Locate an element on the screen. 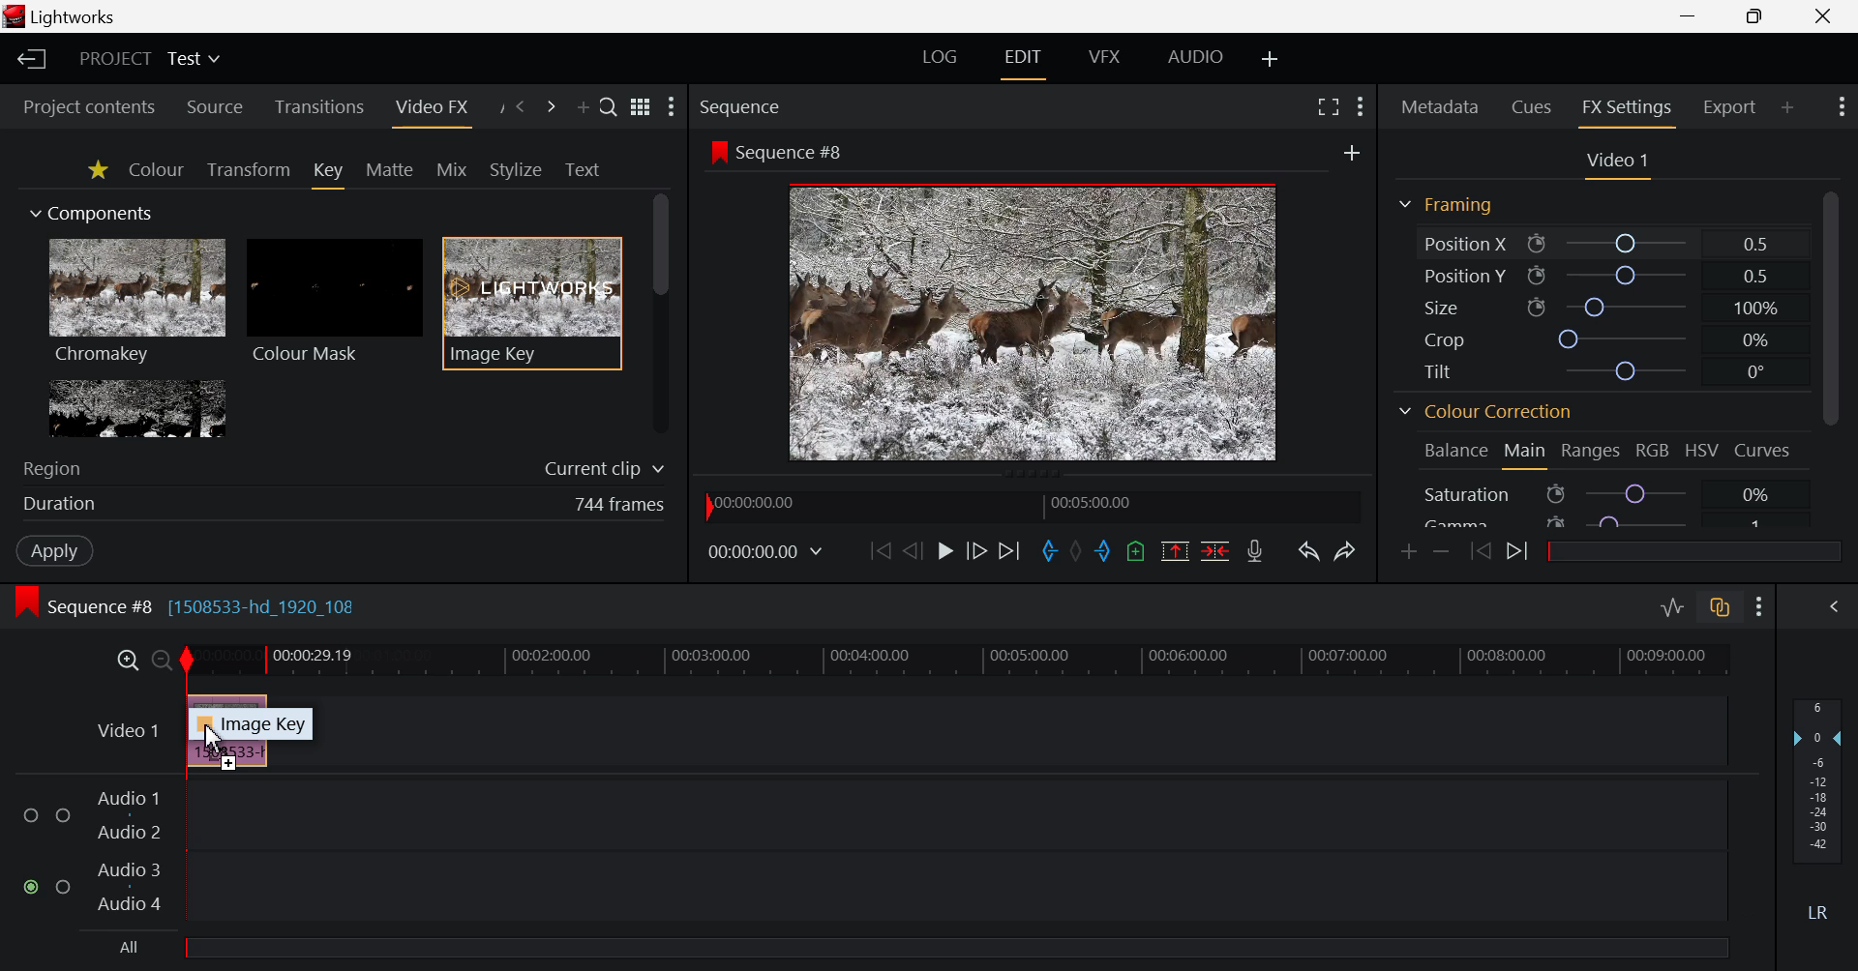 This screenshot has height=971, width=1858. Crop is located at coordinates (1442, 339).